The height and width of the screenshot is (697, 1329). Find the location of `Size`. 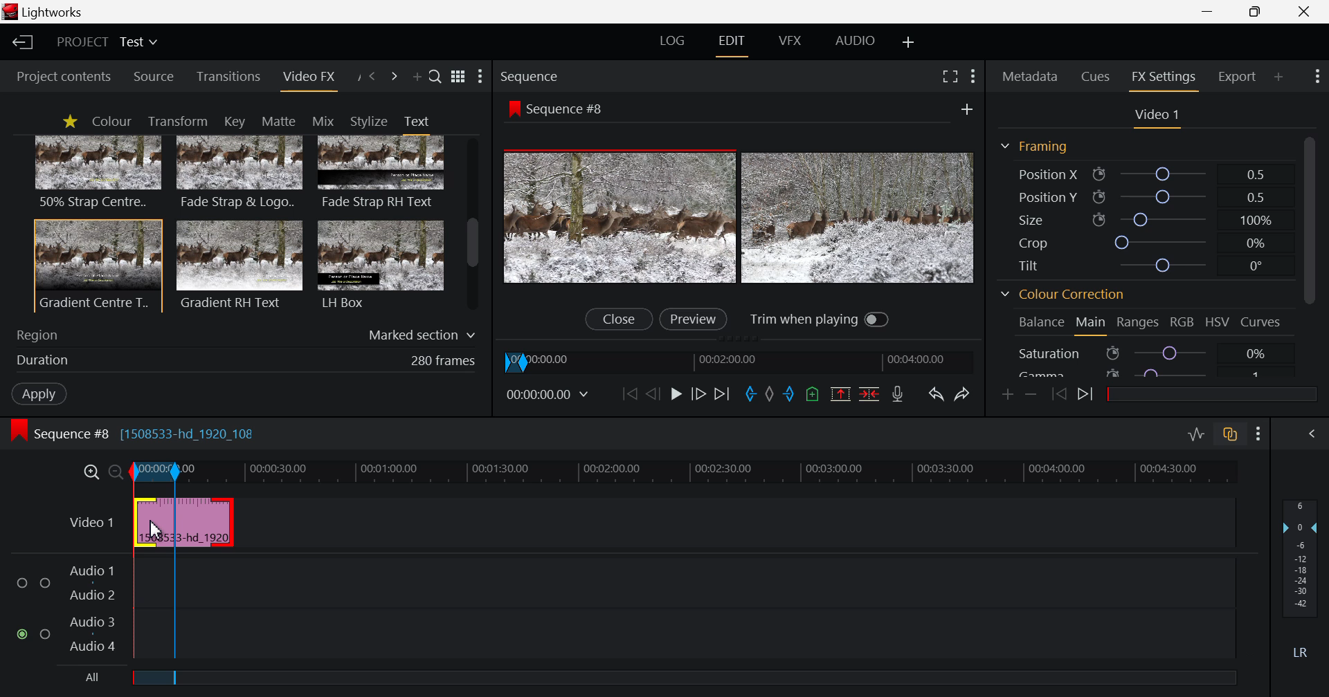

Size is located at coordinates (1143, 218).